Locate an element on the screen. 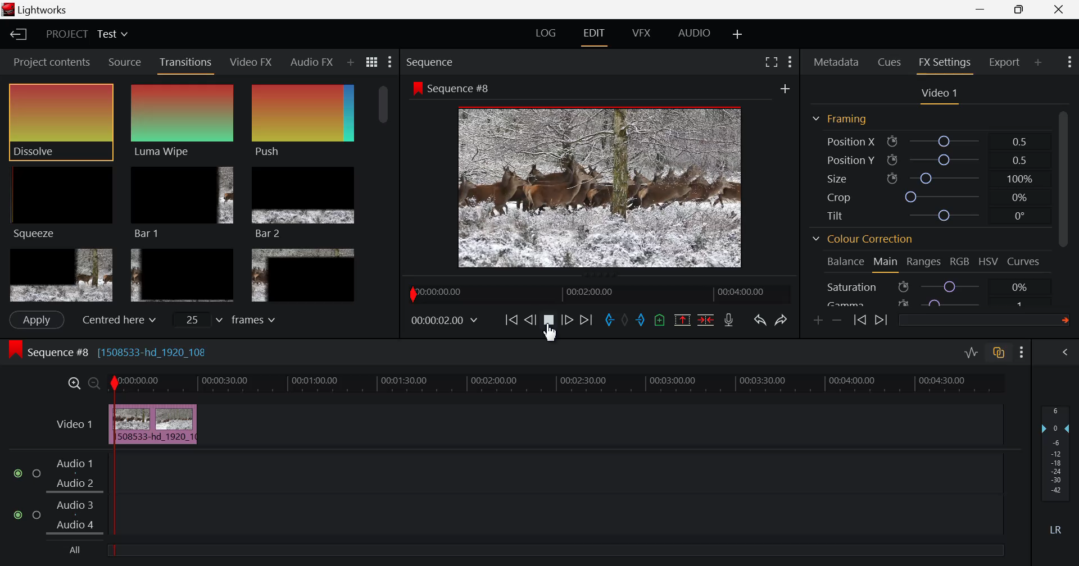  Undo is located at coordinates (759, 319).